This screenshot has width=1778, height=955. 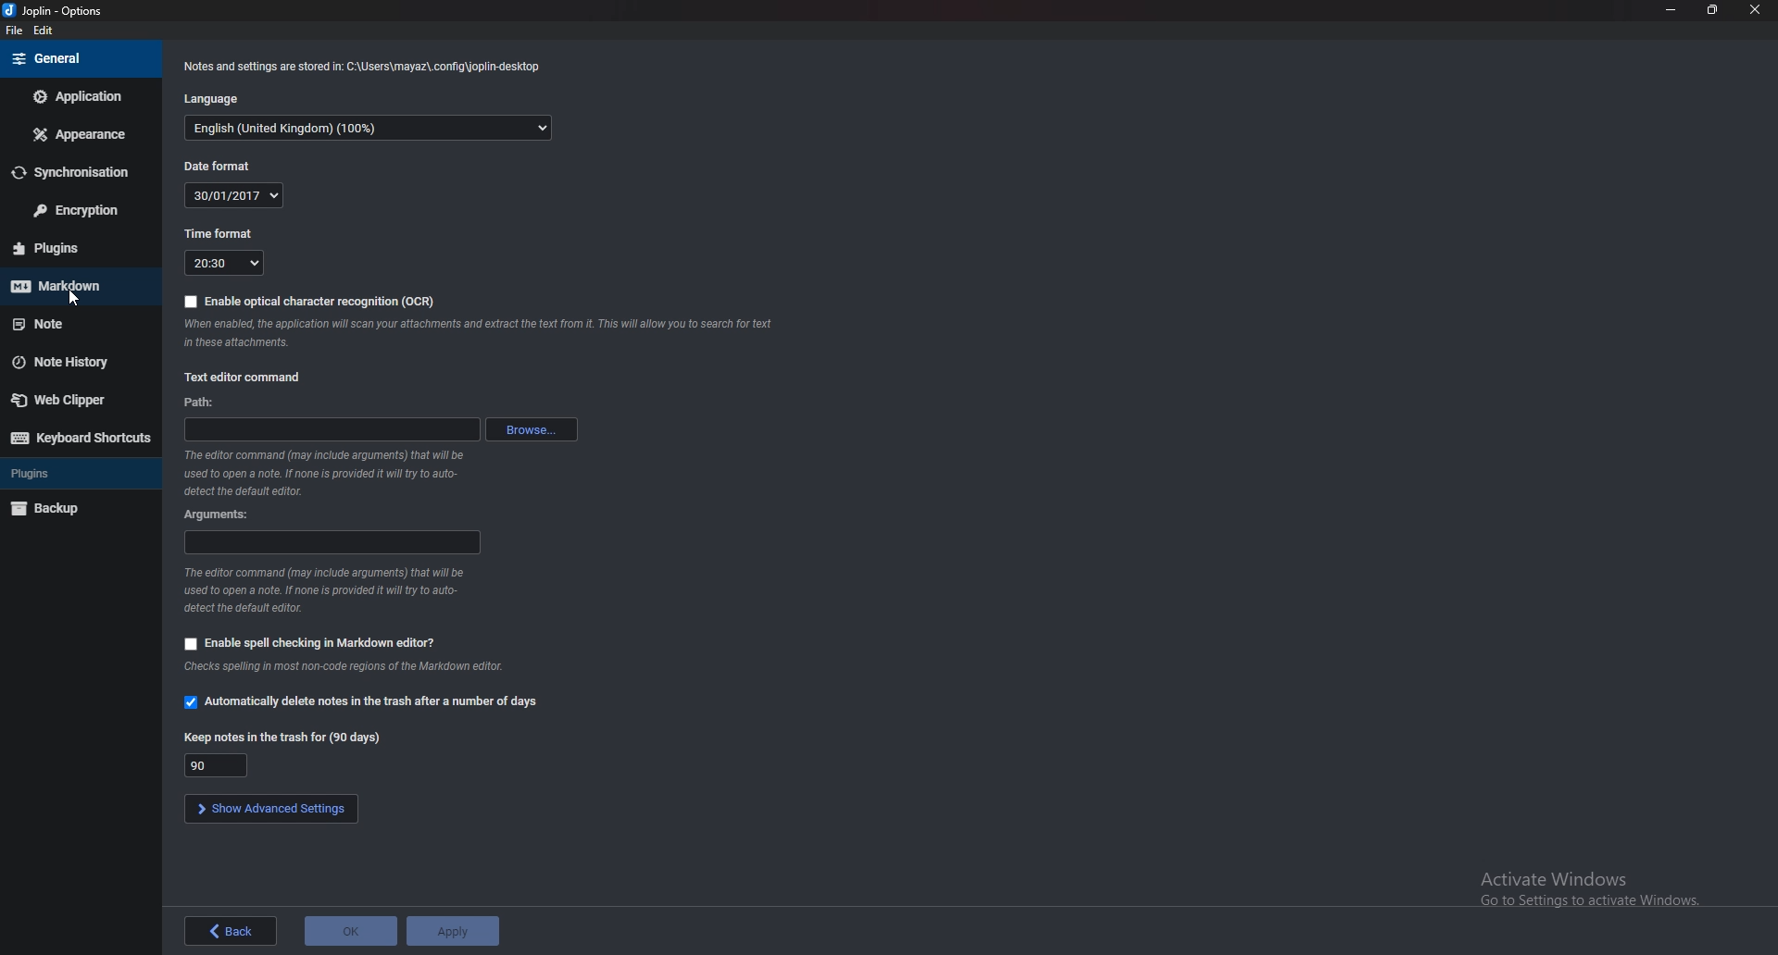 What do you see at coordinates (222, 234) in the screenshot?
I see `Time format` at bounding box center [222, 234].